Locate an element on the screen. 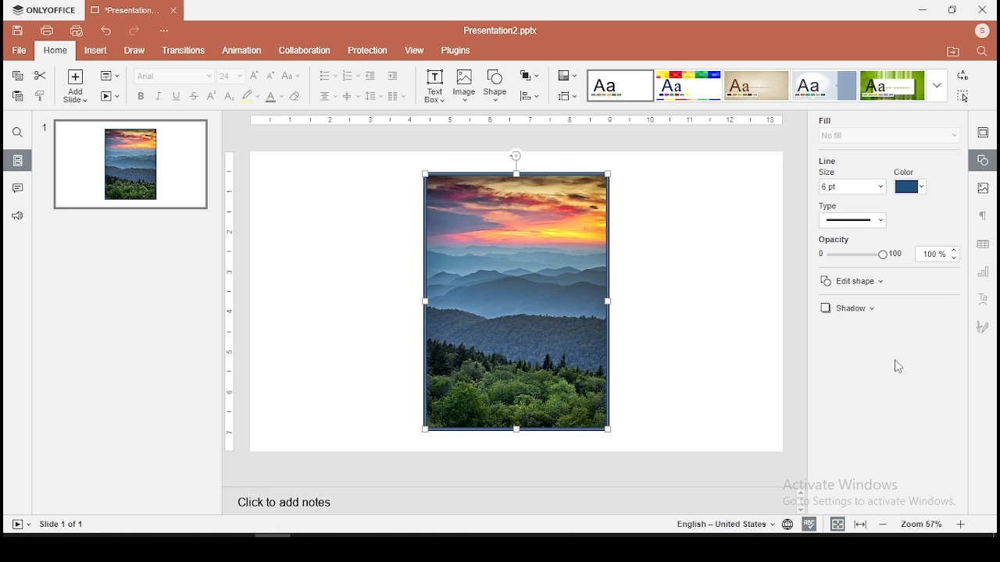 This screenshot has height=562, width=1000. vertical scale is located at coordinates (232, 299).